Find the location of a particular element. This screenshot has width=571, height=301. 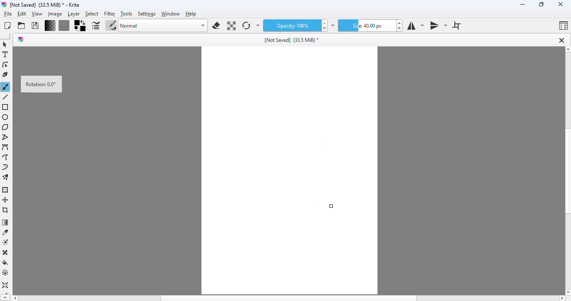

polyline tool is located at coordinates (5, 138).